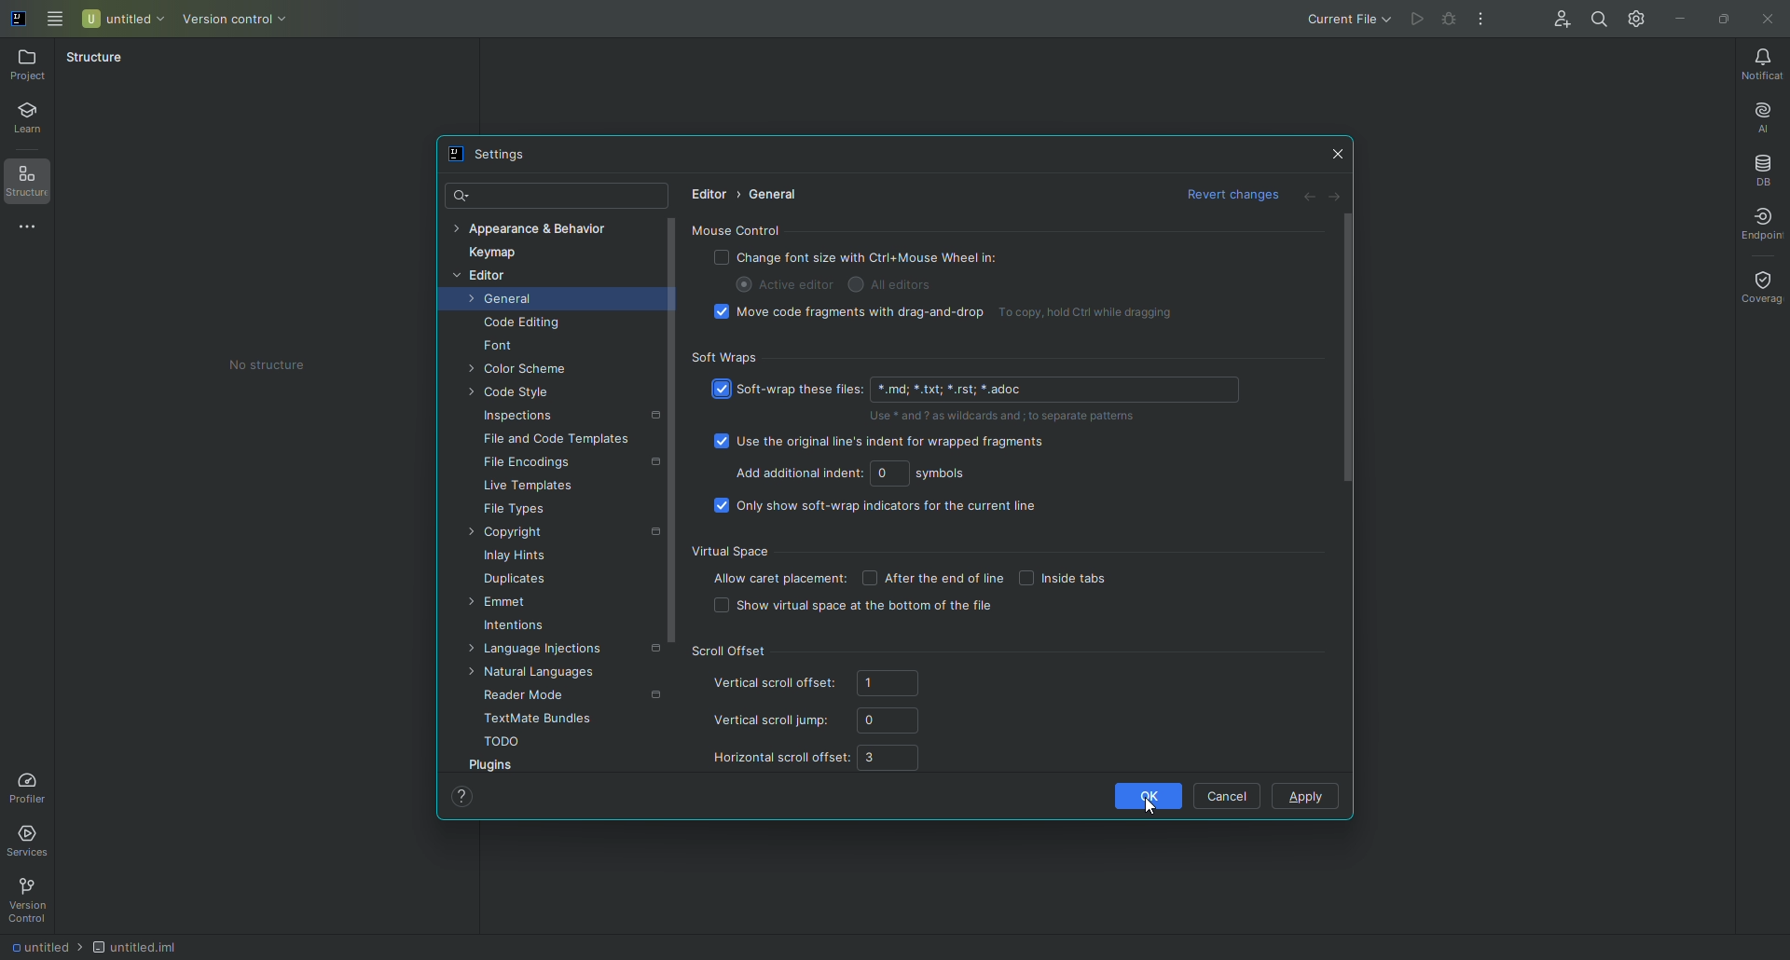  I want to click on Show virtual space at the bottom, so click(858, 610).